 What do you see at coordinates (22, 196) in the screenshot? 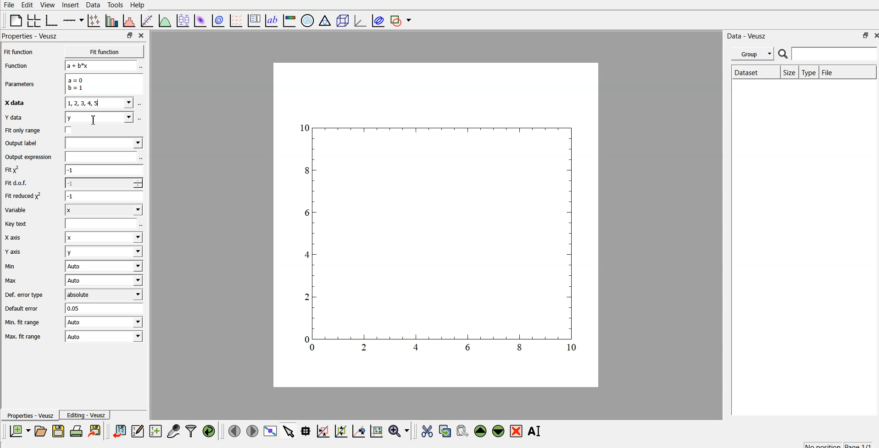
I see `| Fit reduced x^2` at bounding box center [22, 196].